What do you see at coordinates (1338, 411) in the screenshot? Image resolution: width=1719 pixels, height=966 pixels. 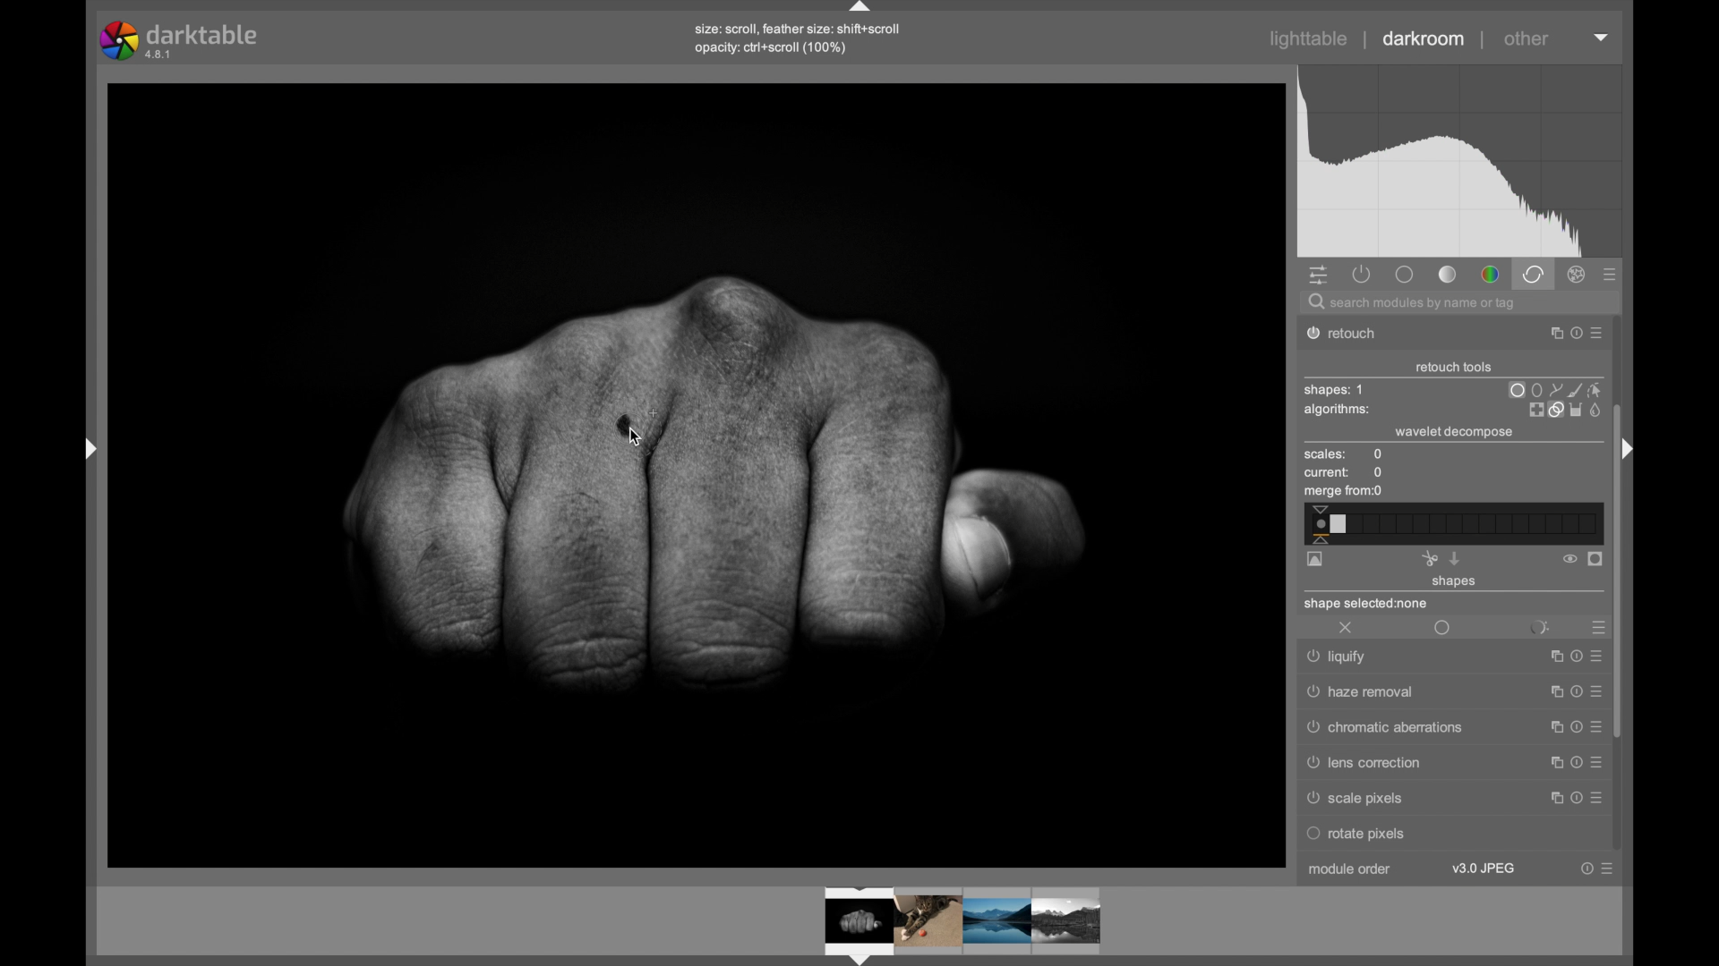 I see `algorithms` at bounding box center [1338, 411].